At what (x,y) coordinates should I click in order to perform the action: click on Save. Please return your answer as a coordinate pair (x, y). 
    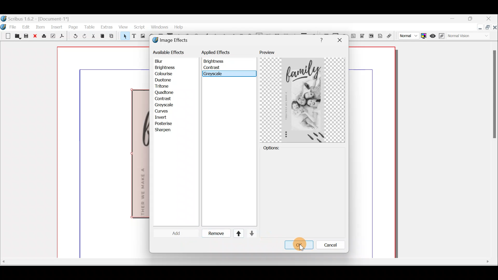
    Looking at the image, I should click on (26, 36).